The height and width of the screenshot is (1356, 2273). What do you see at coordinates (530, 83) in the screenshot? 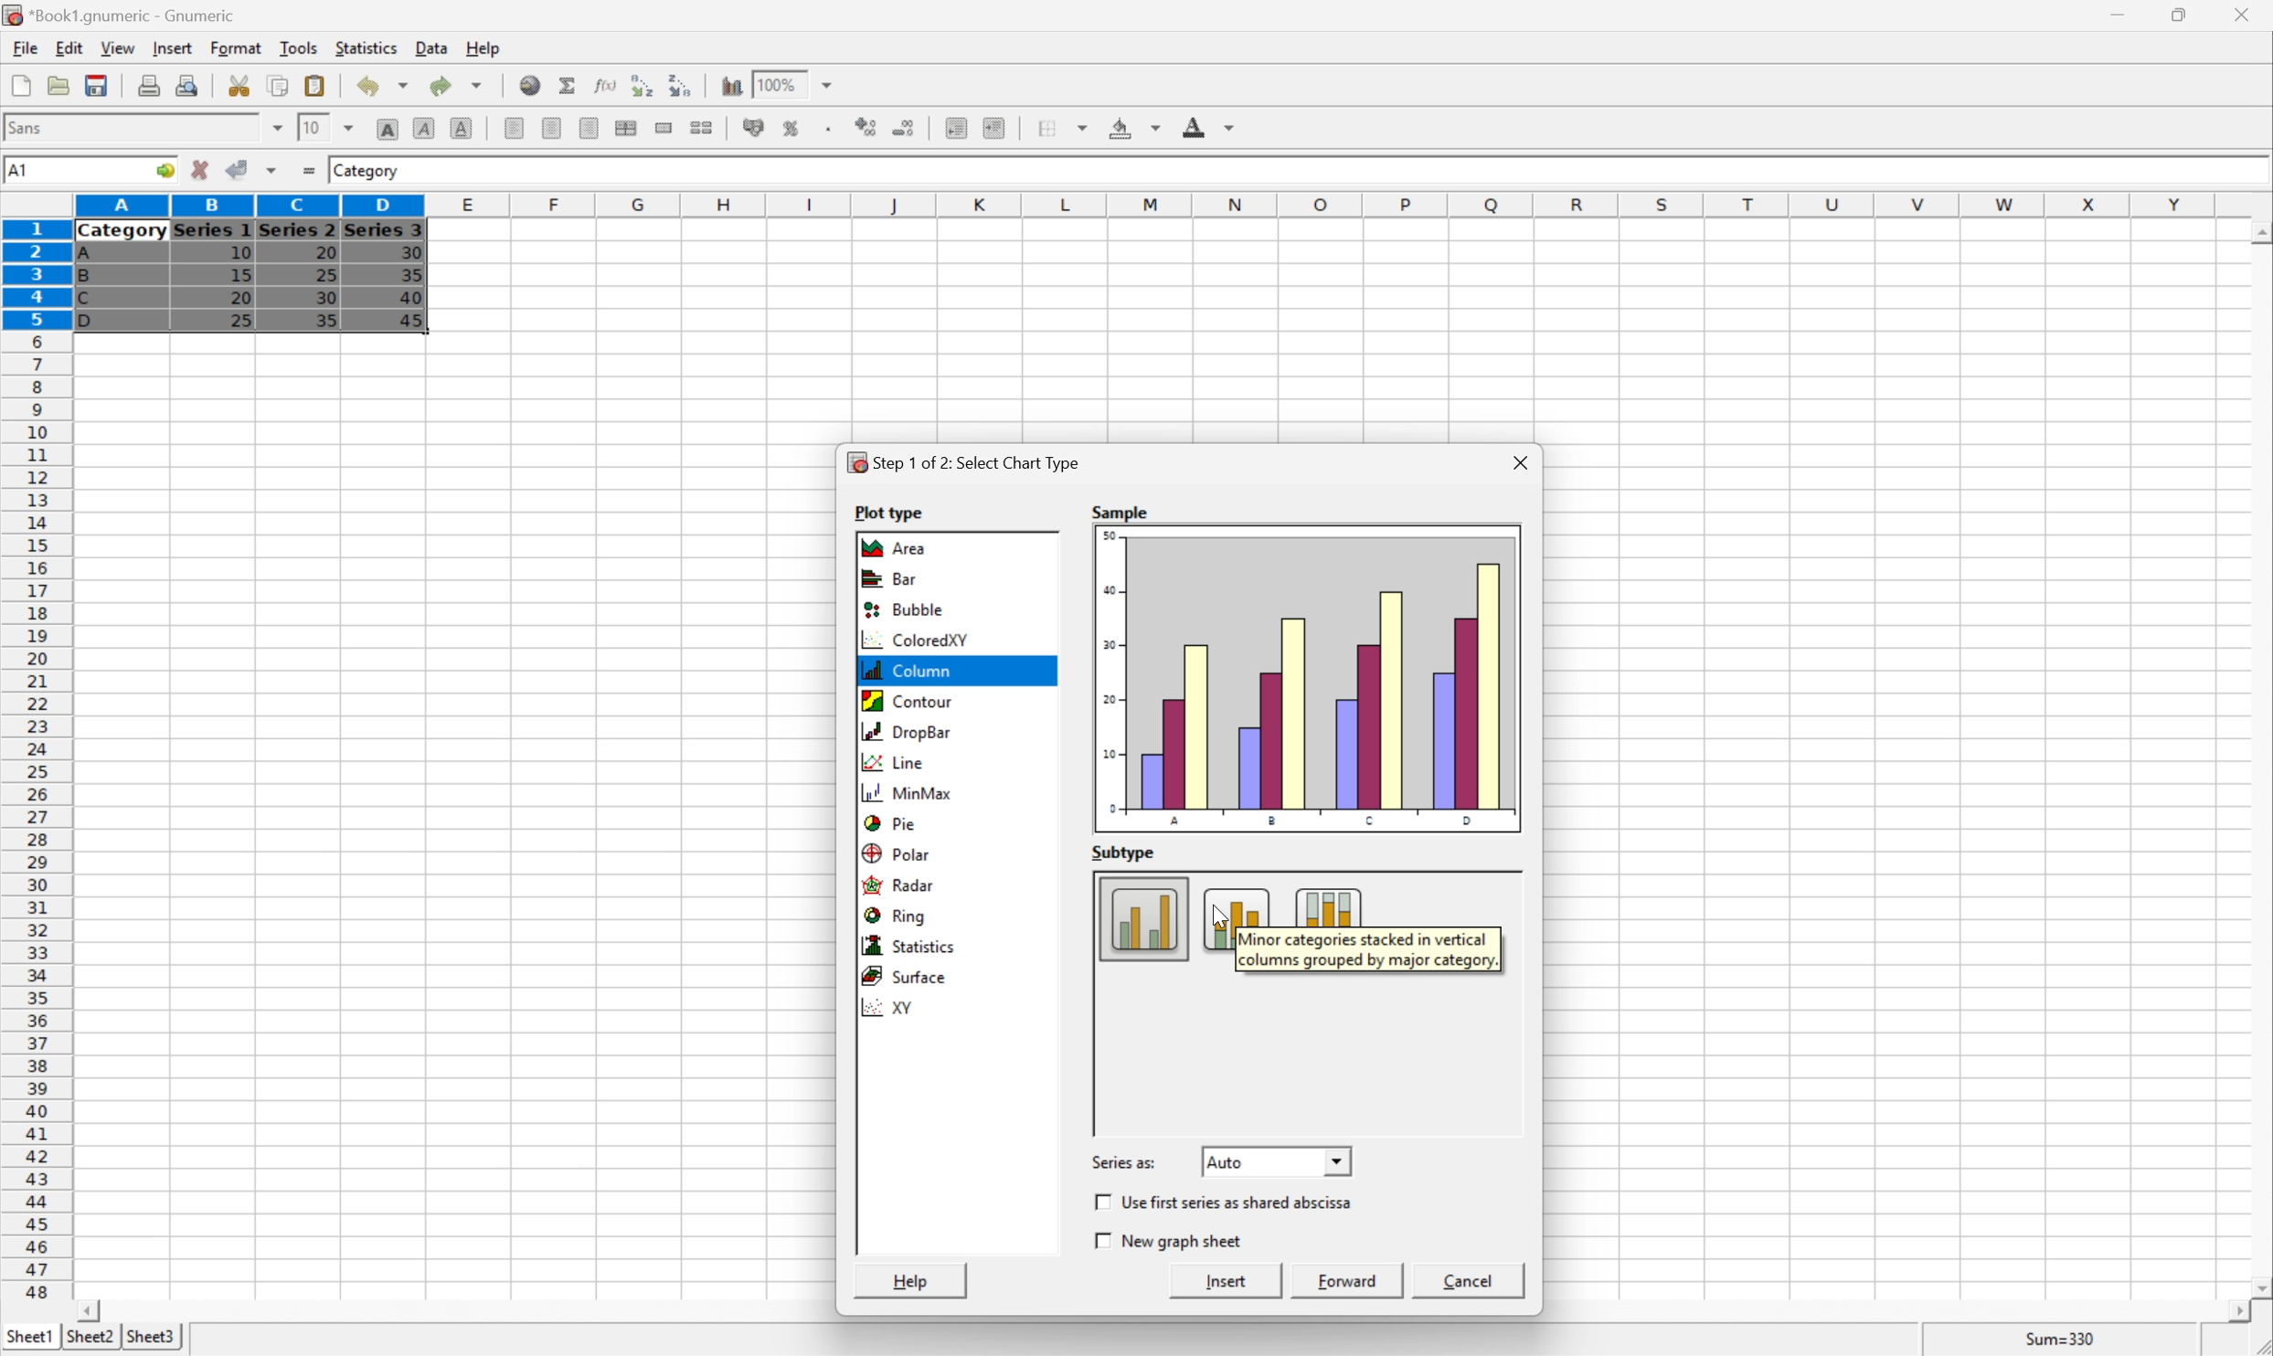
I see `Insert a hyperlink` at bounding box center [530, 83].